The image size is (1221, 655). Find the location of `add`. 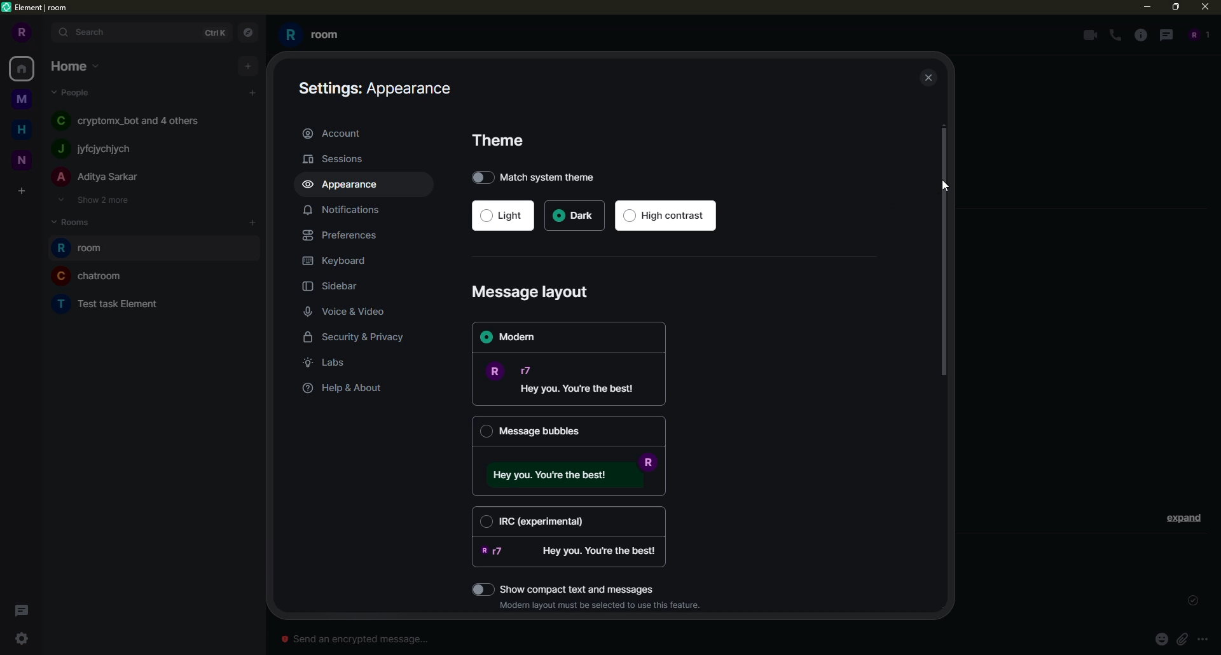

add is located at coordinates (254, 222).